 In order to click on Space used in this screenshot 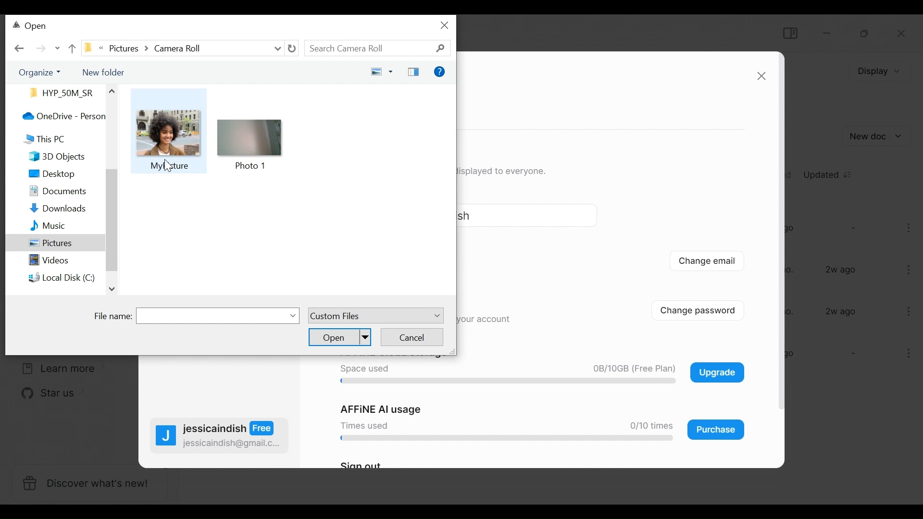, I will do `click(363, 369)`.